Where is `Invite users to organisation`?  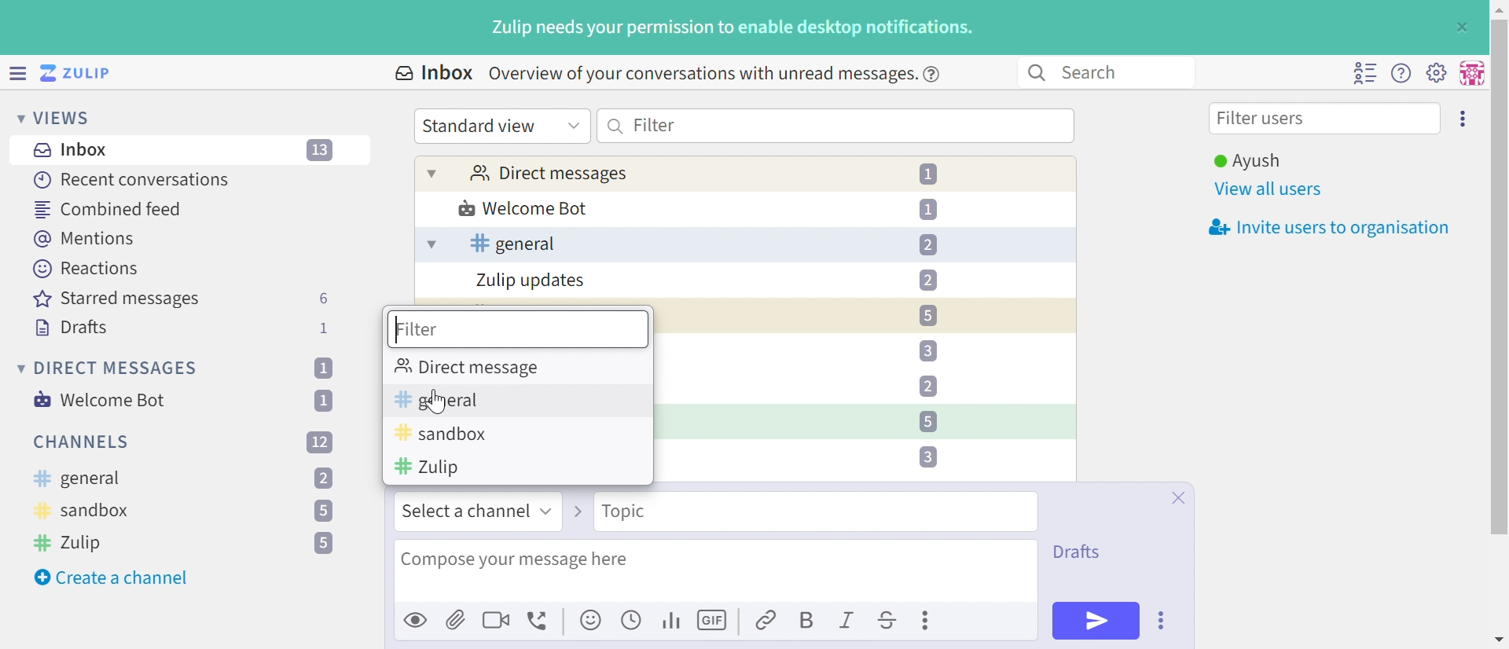 Invite users to organisation is located at coordinates (1464, 117).